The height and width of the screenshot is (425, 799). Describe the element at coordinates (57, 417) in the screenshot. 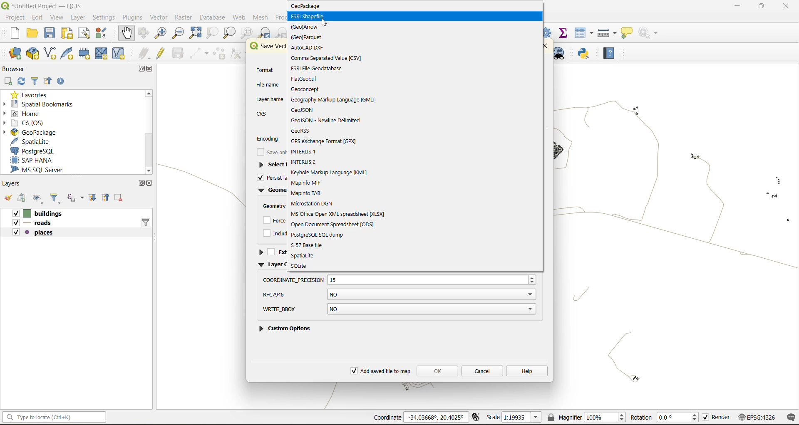

I see `statusbar` at that location.